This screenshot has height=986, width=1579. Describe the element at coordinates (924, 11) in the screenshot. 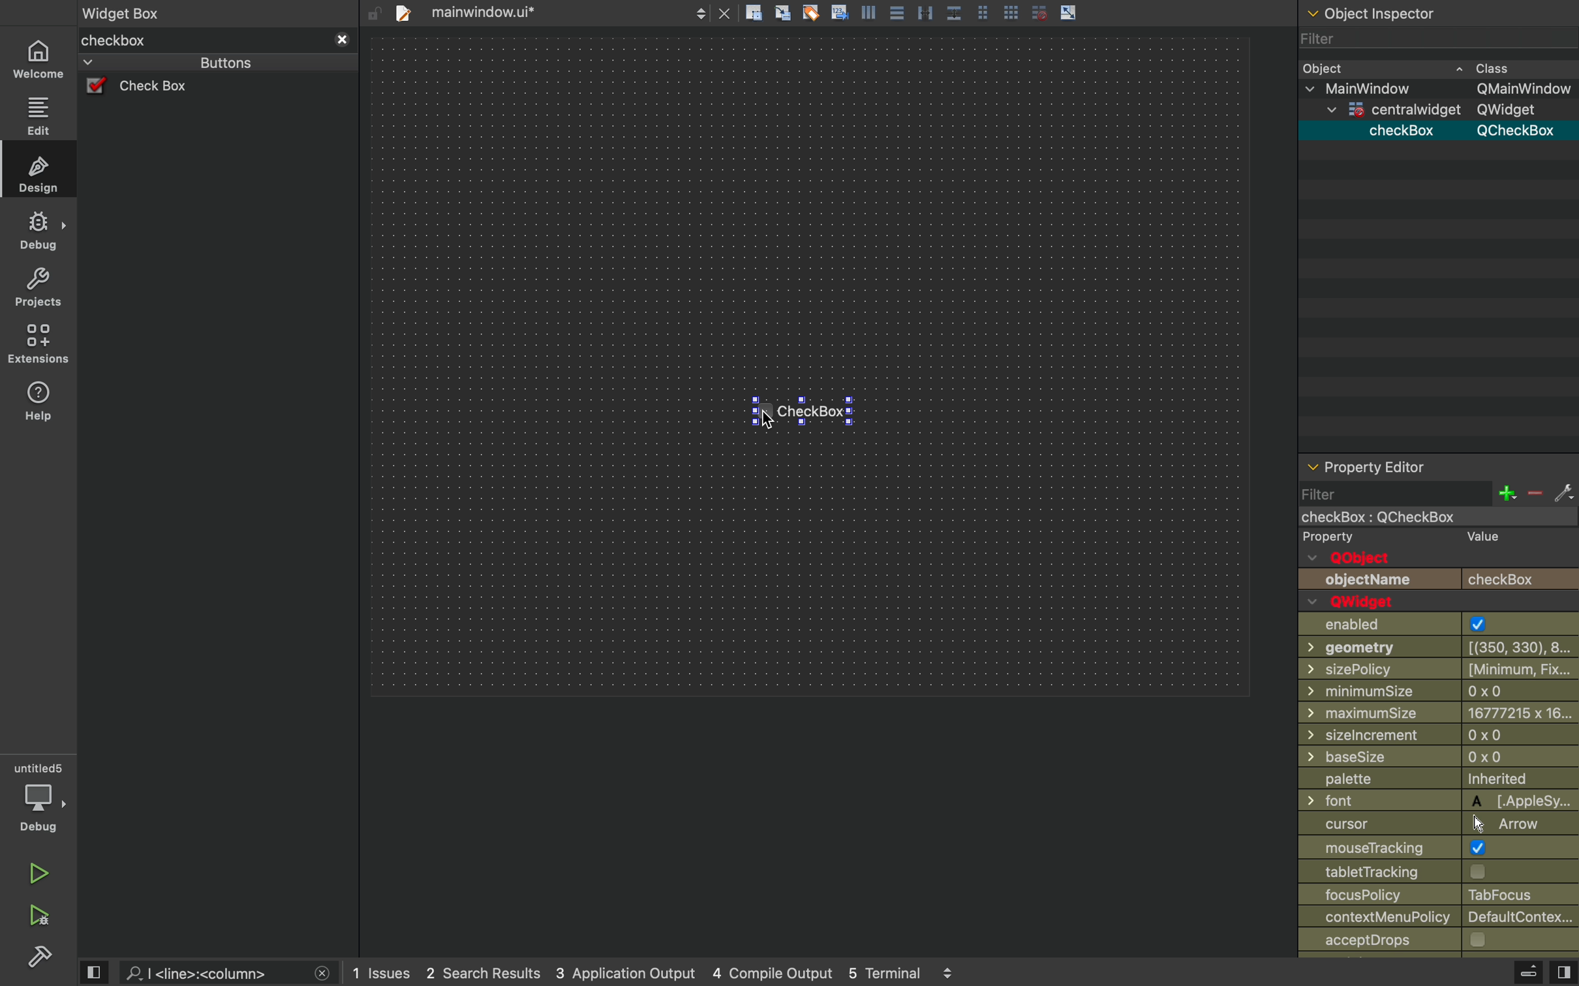

I see `distribute horizontally` at that location.